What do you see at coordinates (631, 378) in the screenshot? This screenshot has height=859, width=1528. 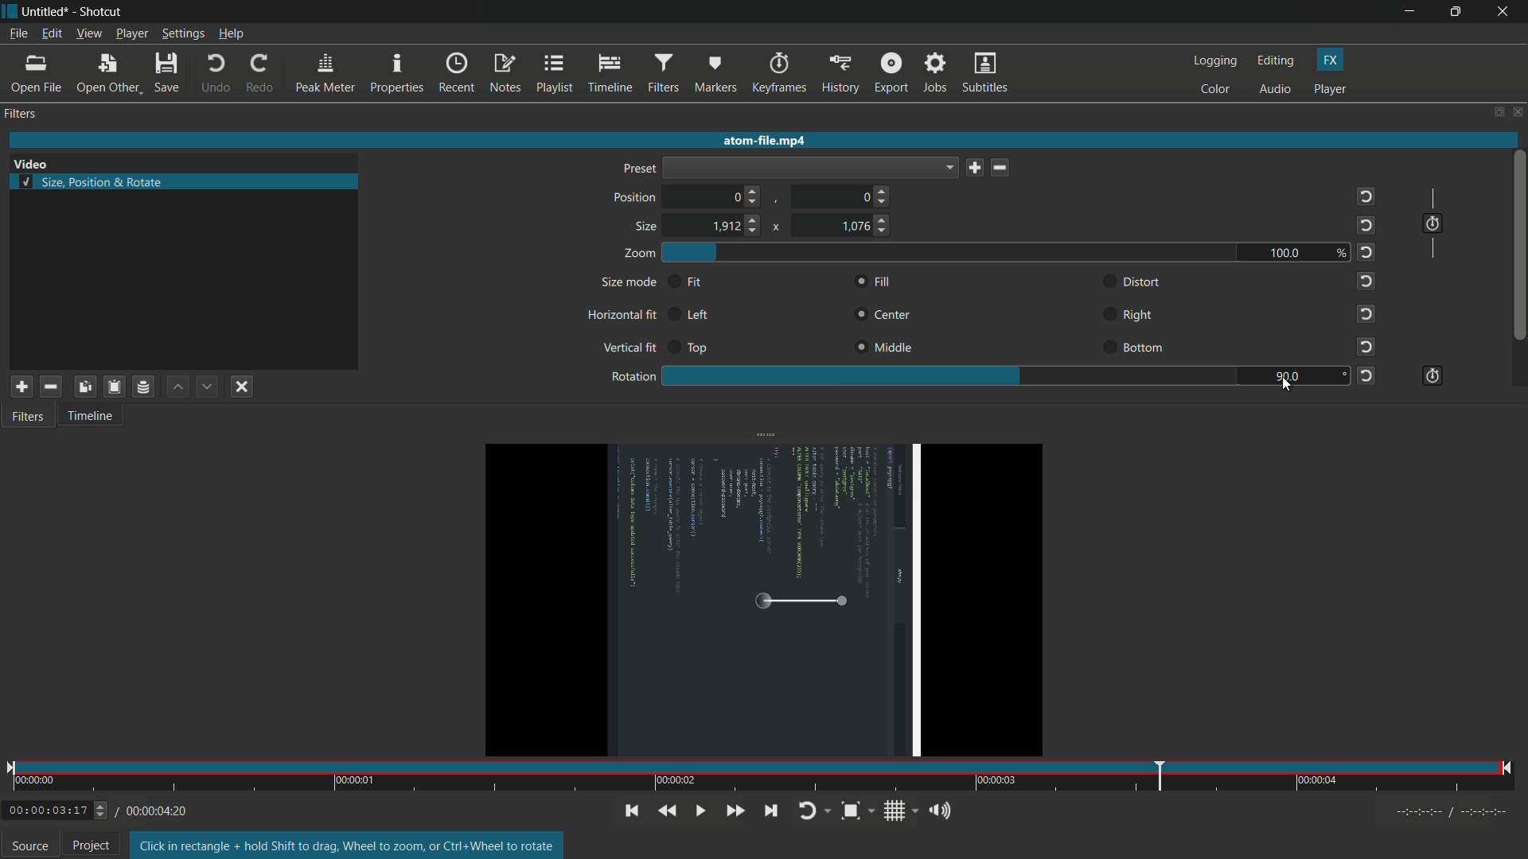 I see `rotation` at bounding box center [631, 378].